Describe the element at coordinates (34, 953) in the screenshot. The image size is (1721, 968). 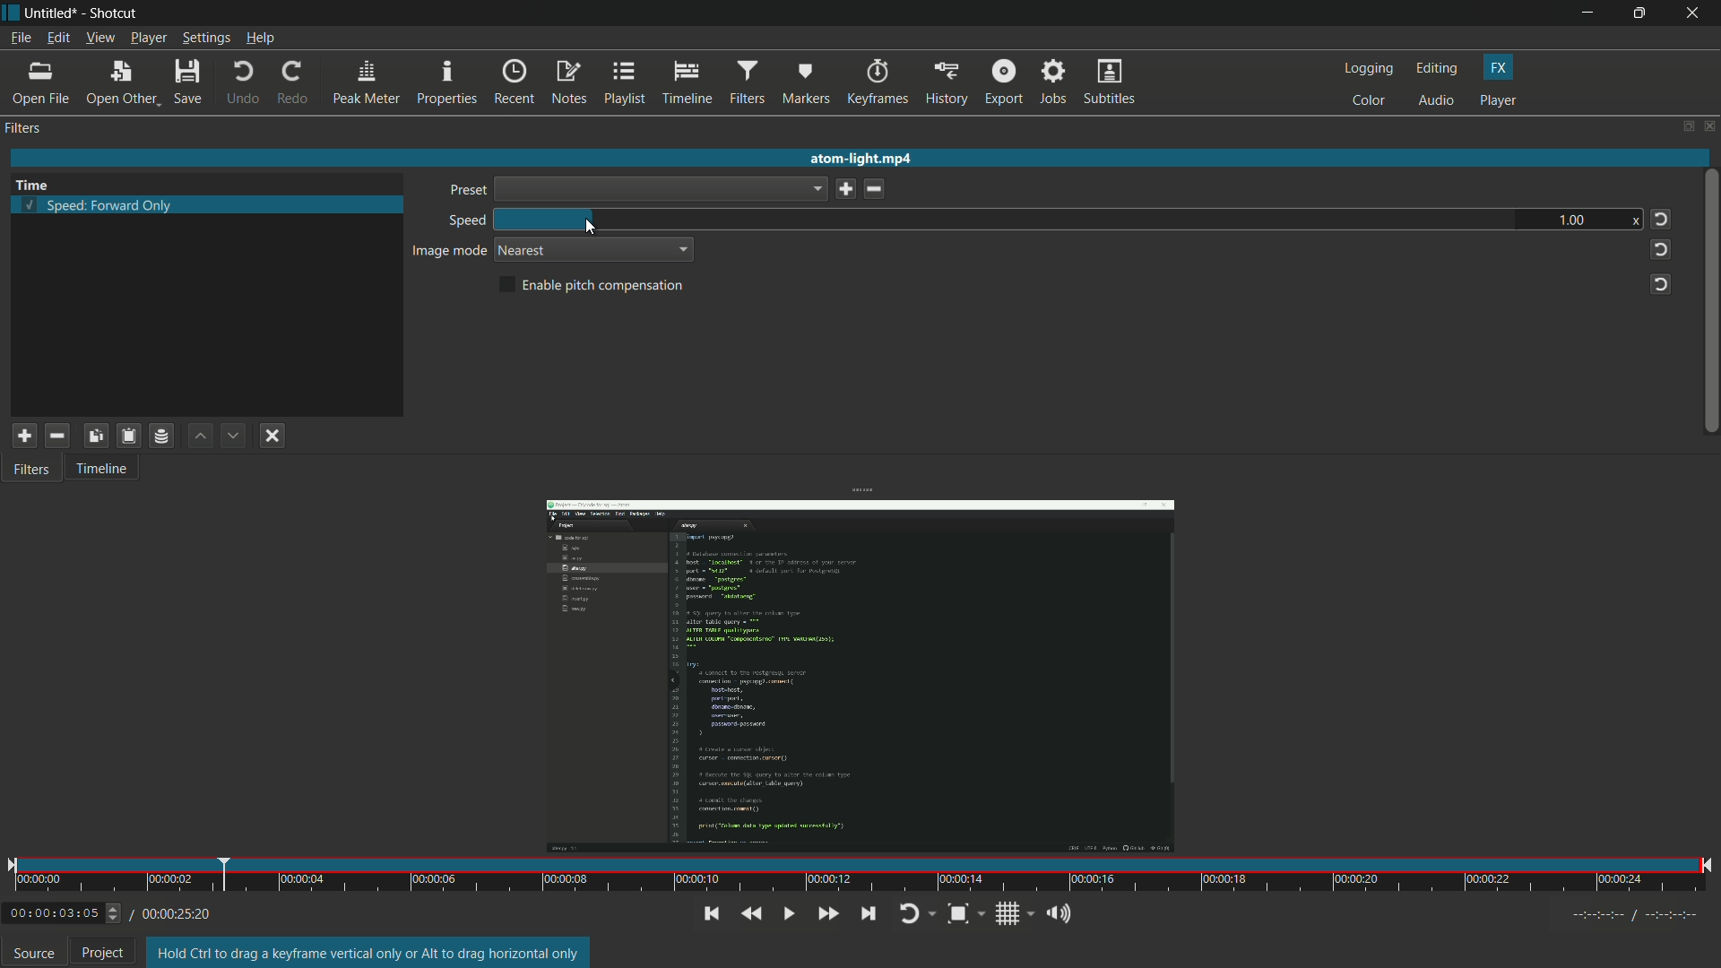
I see `source` at that location.